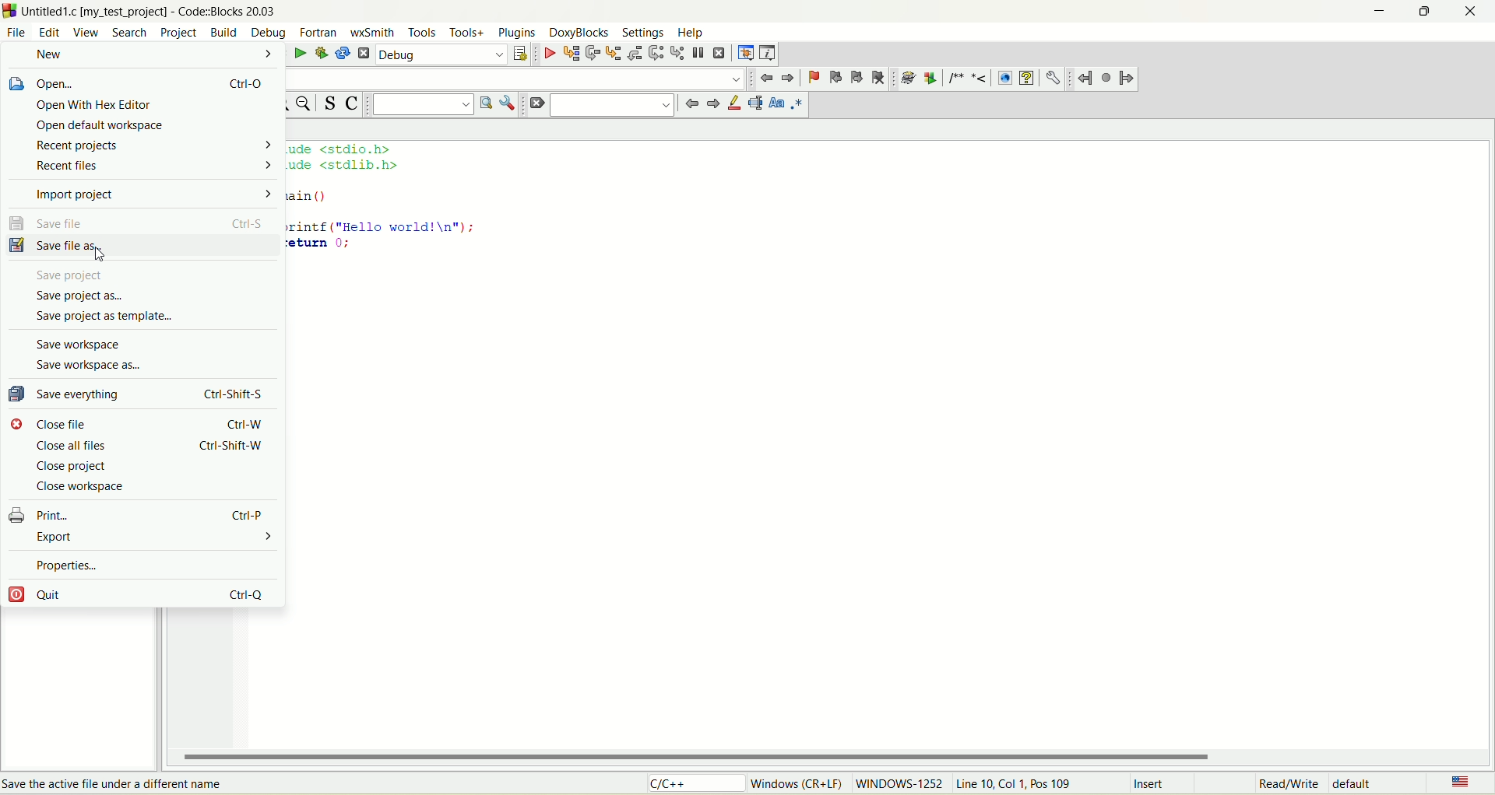  Describe the element at coordinates (898, 786) in the screenshot. I see `WINDOWS-1252` at that location.